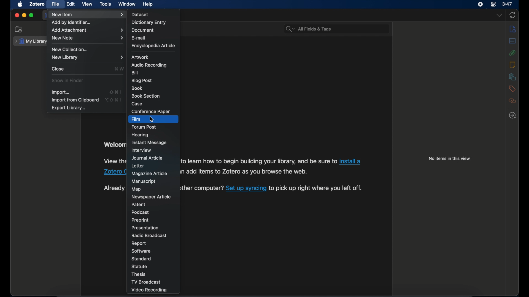 The image size is (529, 297). I want to click on search bar, so click(309, 29).